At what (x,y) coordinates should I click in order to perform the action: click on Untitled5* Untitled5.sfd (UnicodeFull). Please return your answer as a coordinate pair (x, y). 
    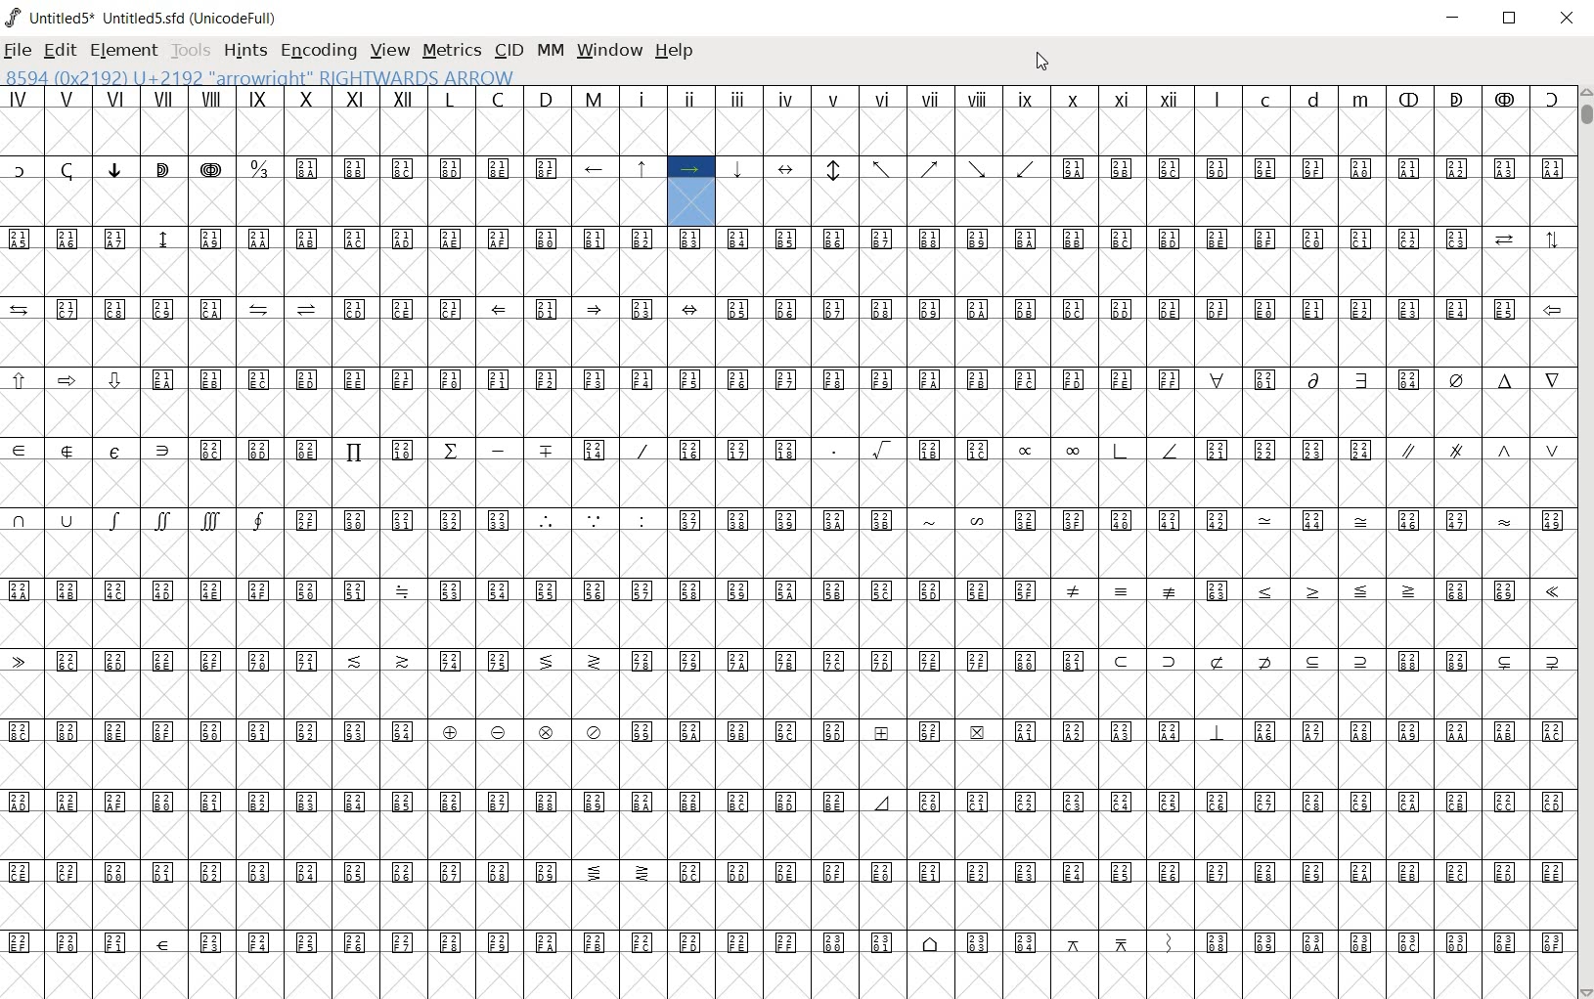
    Looking at the image, I should click on (143, 15).